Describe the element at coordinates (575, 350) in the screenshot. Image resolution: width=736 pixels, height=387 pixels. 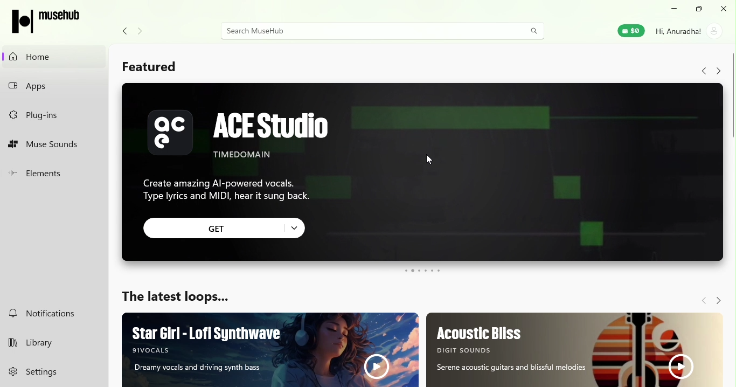
I see `Ad` at that location.